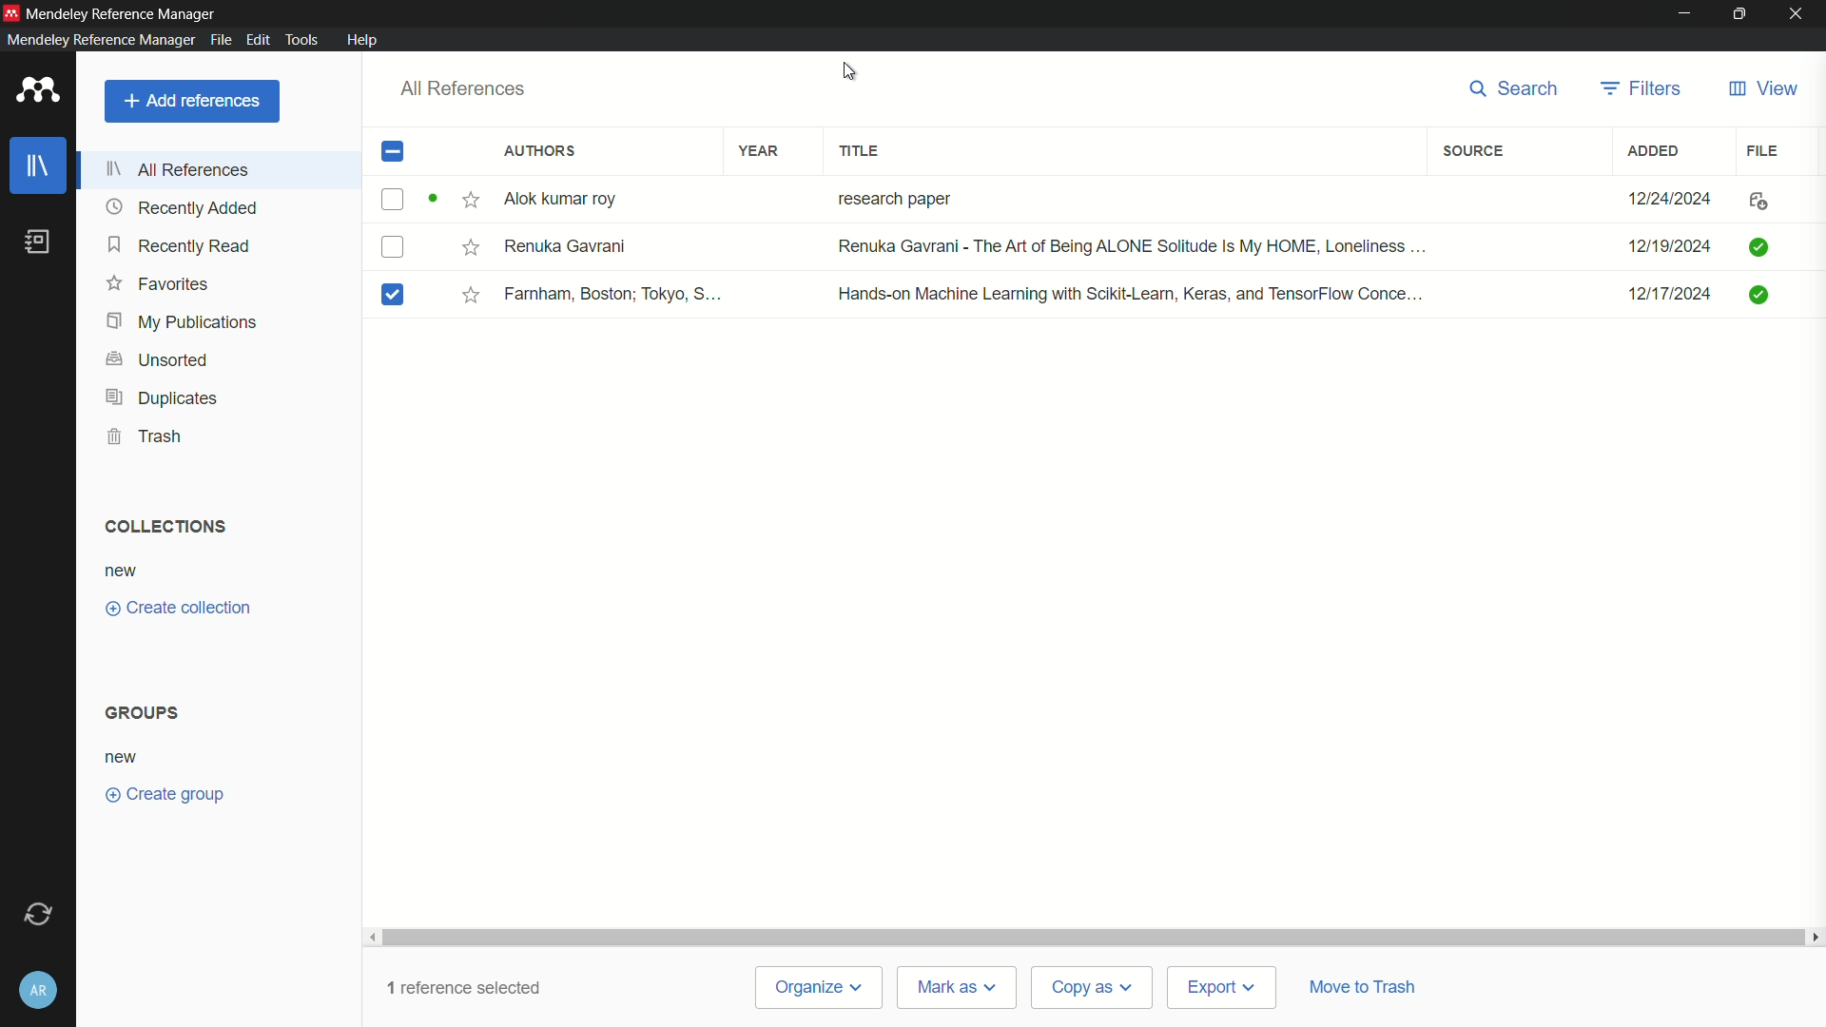  What do you see at coordinates (39, 90) in the screenshot?
I see `app icon` at bounding box center [39, 90].